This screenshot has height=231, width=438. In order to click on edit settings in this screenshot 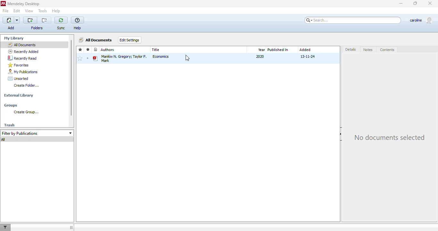, I will do `click(130, 40)`.